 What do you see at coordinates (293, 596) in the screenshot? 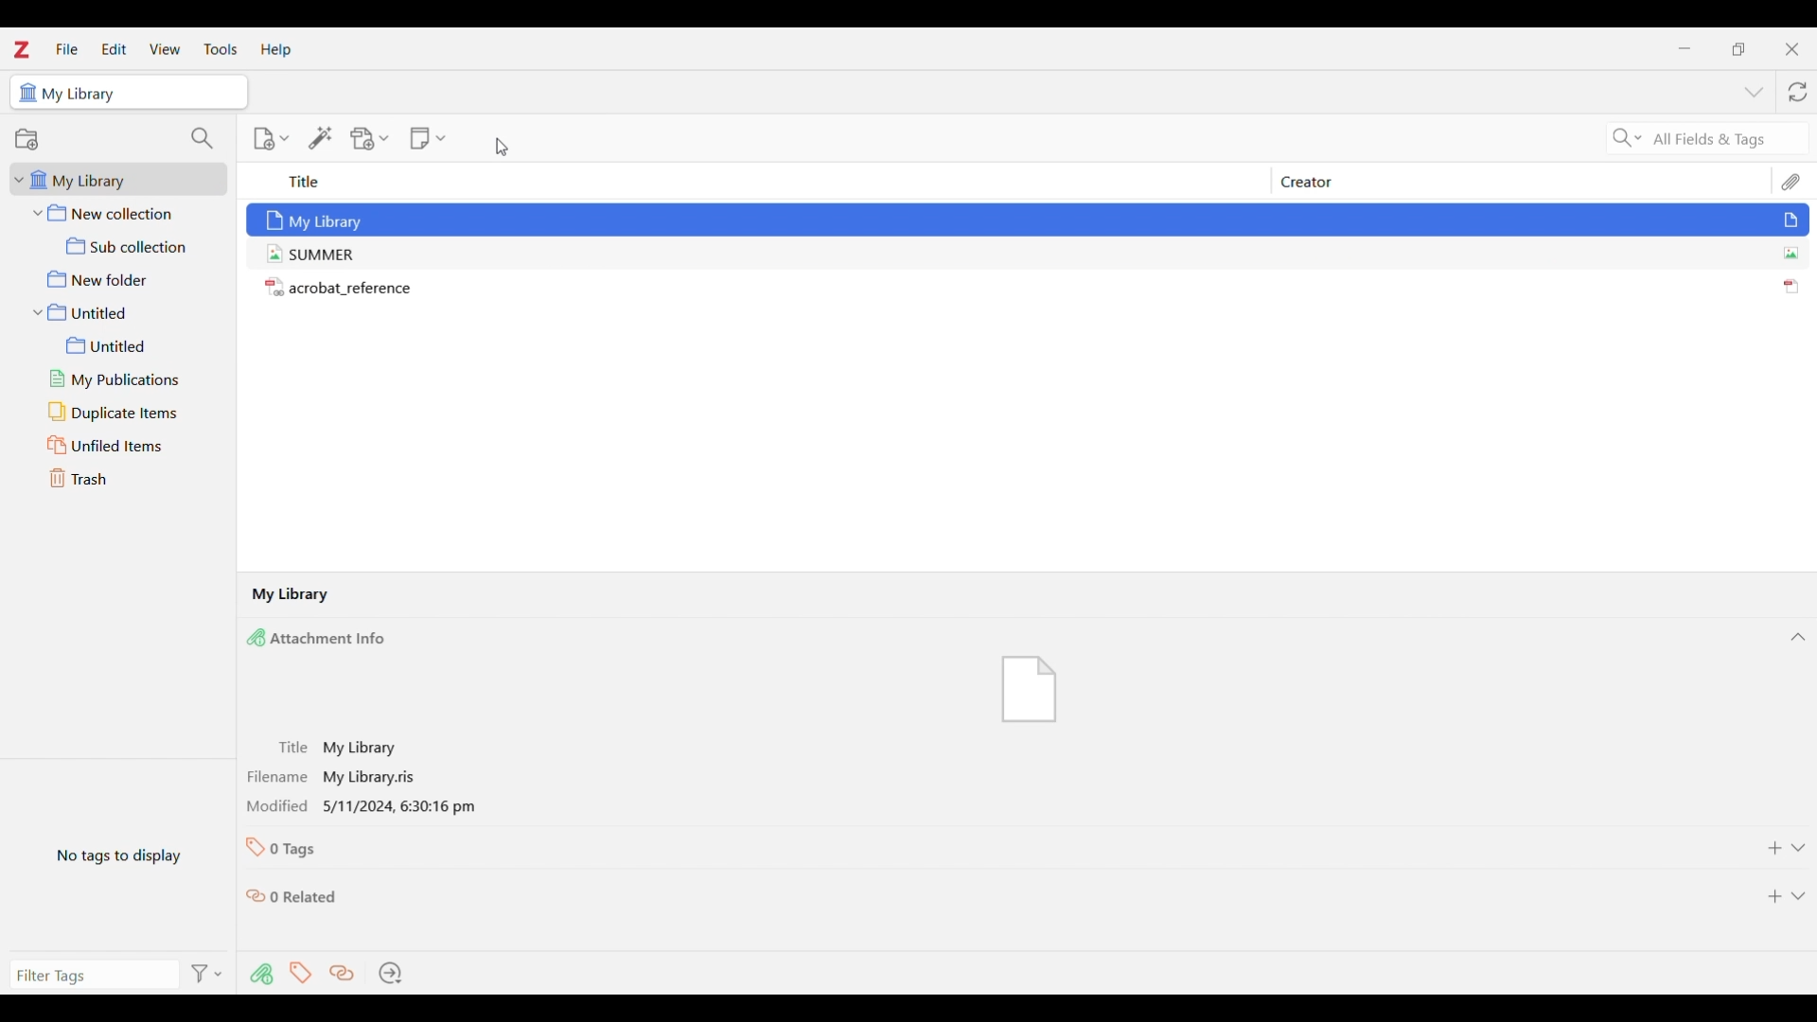
I see `My Library` at bounding box center [293, 596].